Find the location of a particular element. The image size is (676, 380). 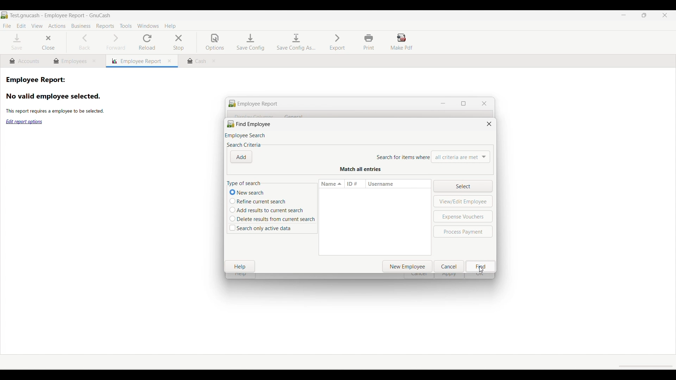

Expense vouchers is located at coordinates (464, 216).